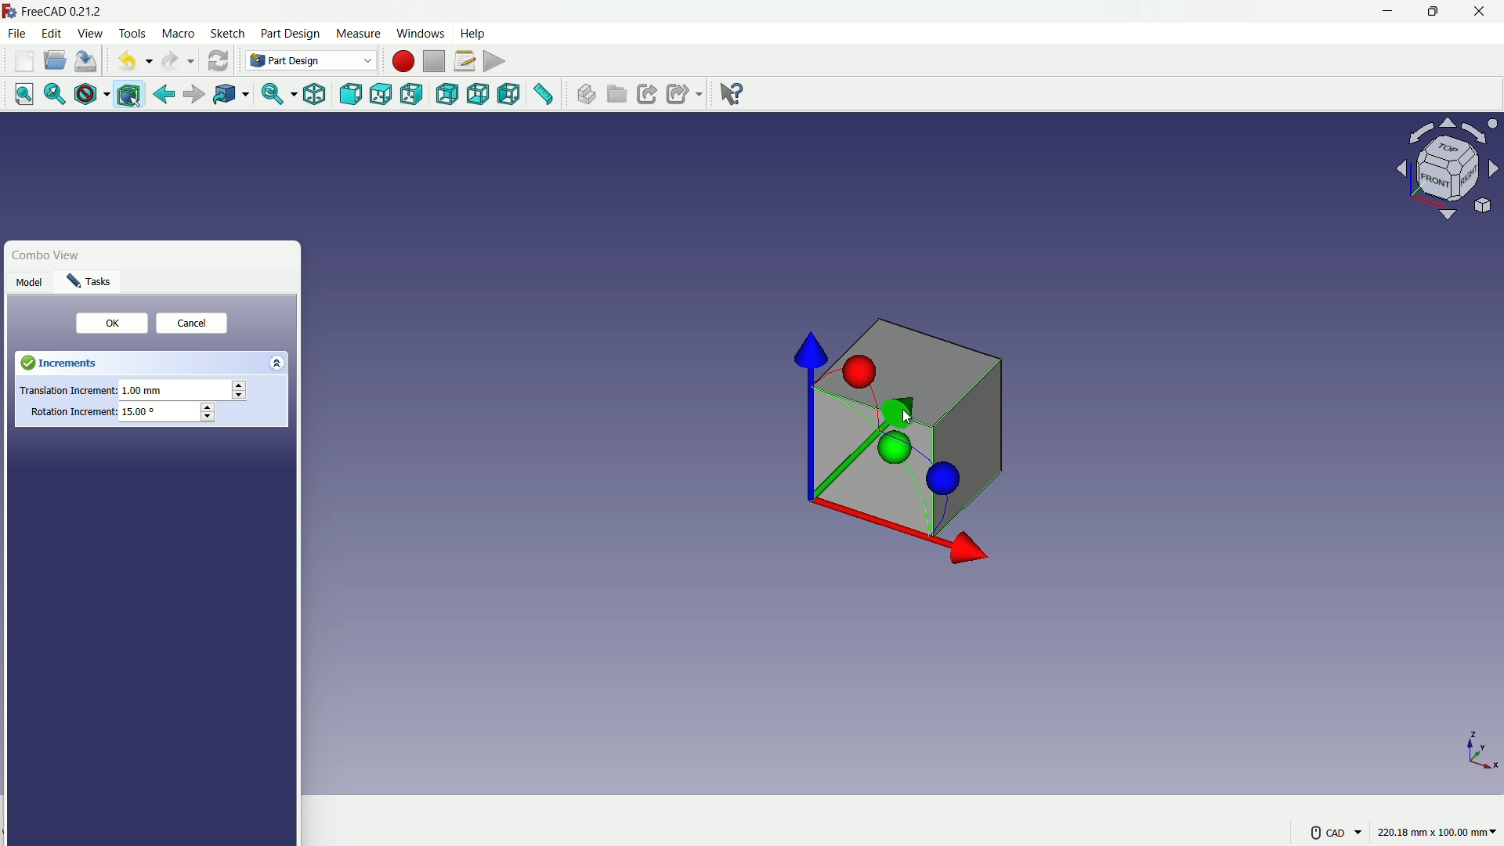  What do you see at coordinates (357, 34) in the screenshot?
I see `measure` at bounding box center [357, 34].